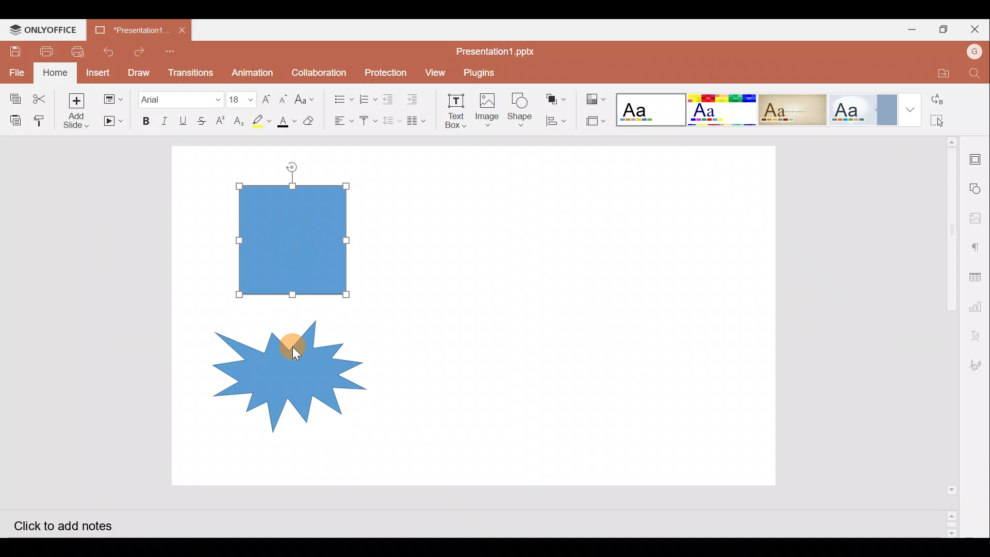 Image resolution: width=990 pixels, height=557 pixels. I want to click on Replace, so click(944, 100).